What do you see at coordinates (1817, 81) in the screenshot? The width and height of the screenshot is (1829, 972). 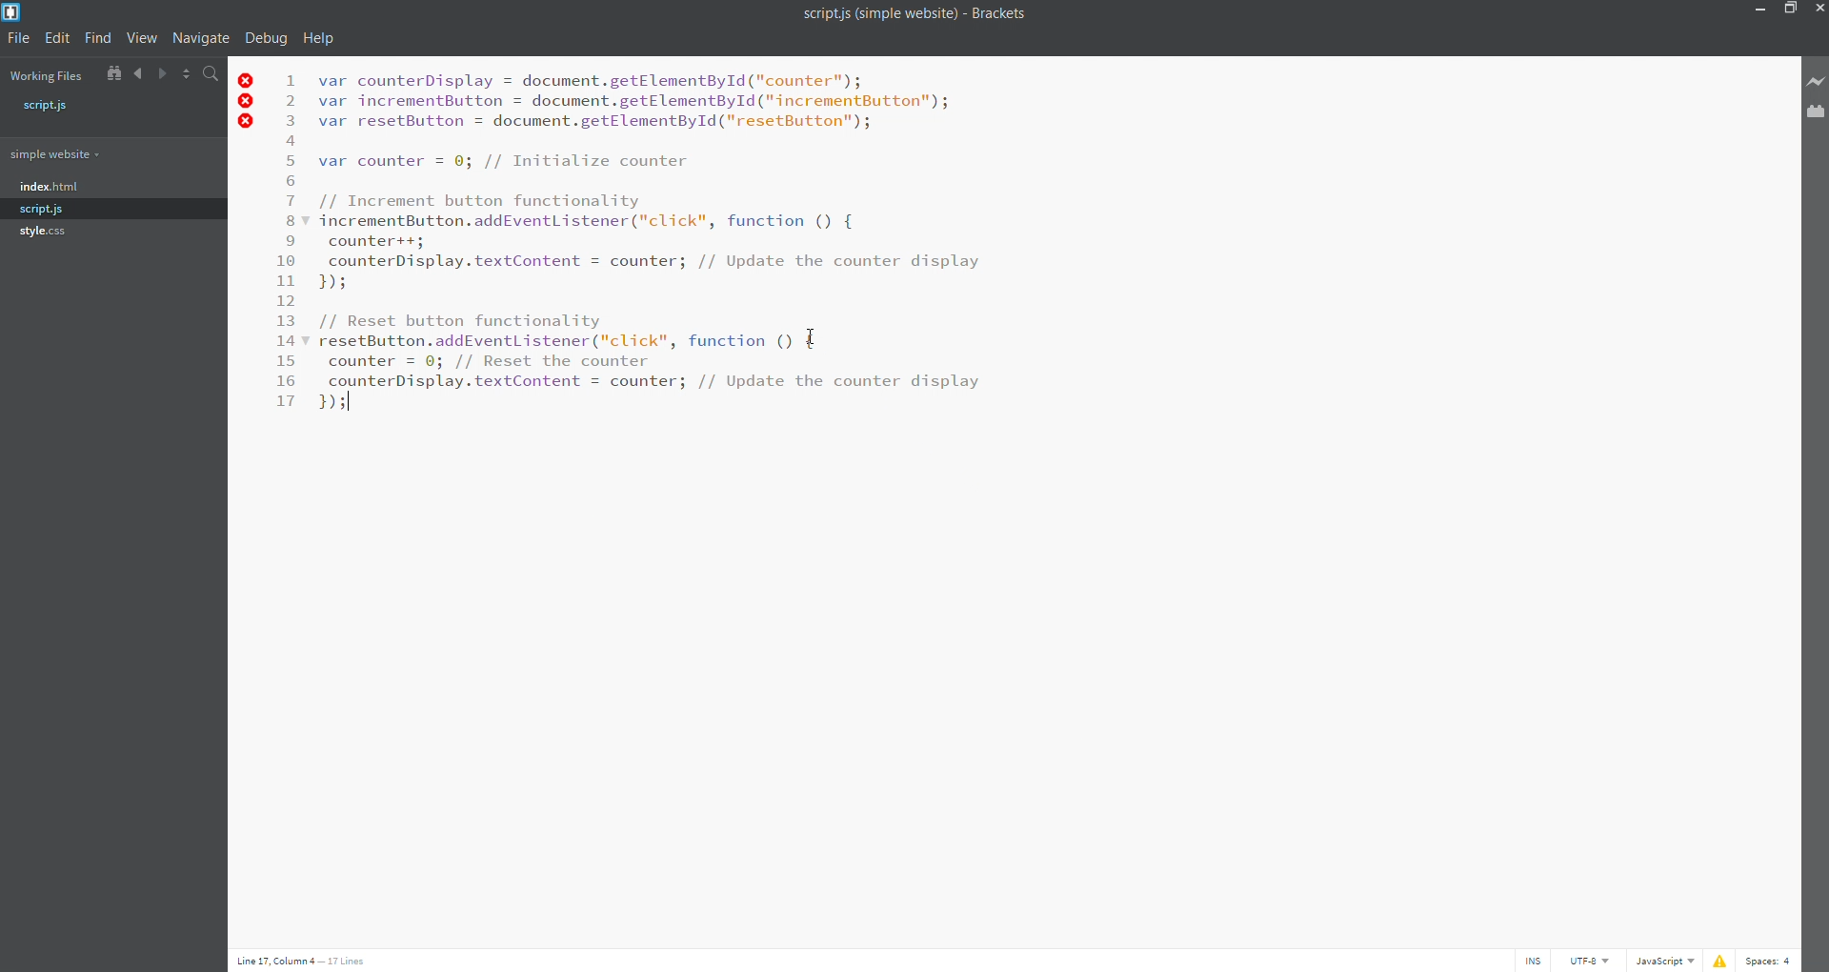 I see `live preview` at bounding box center [1817, 81].